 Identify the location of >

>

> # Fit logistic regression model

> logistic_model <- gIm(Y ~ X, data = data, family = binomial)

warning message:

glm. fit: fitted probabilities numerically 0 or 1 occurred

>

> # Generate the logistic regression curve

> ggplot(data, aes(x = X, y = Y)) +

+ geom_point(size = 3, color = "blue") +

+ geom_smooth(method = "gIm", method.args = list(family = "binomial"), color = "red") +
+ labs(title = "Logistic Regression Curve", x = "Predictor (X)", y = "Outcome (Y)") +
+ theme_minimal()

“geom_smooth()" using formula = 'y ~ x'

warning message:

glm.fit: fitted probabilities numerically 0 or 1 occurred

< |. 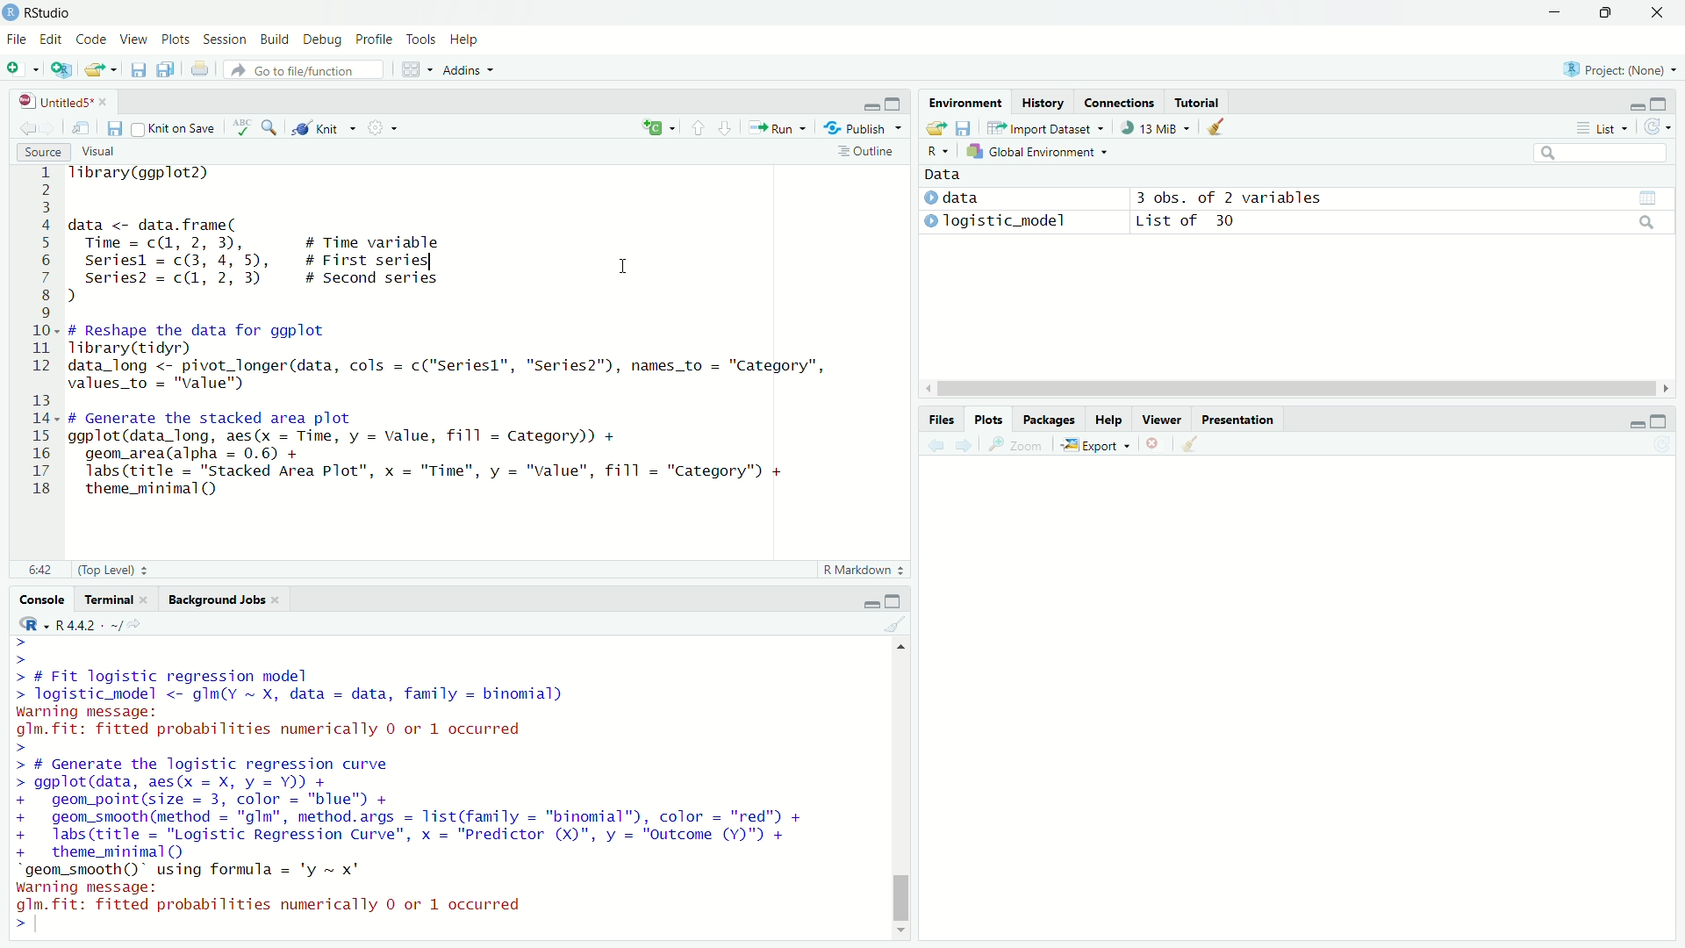
(431, 786).